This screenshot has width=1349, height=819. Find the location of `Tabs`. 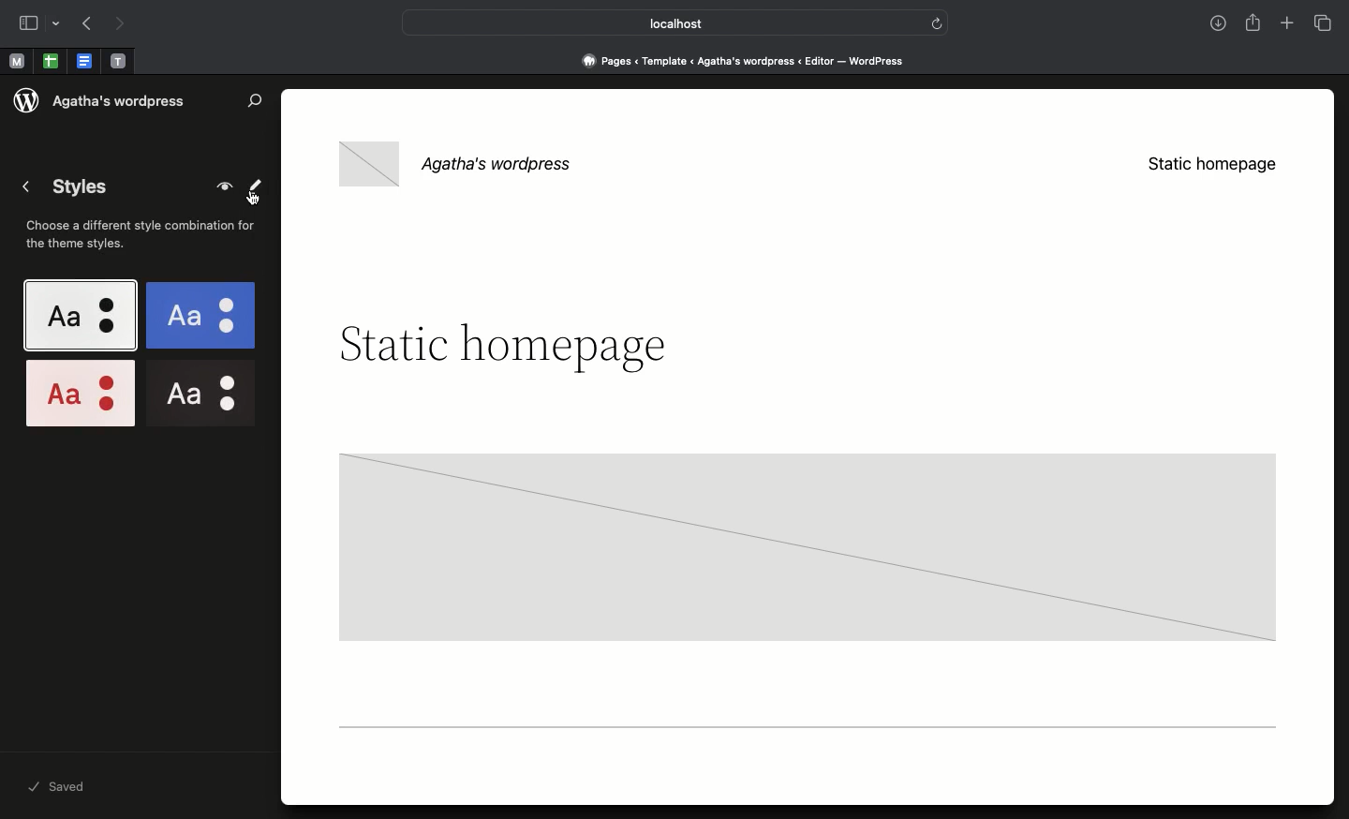

Tabs is located at coordinates (1325, 23).